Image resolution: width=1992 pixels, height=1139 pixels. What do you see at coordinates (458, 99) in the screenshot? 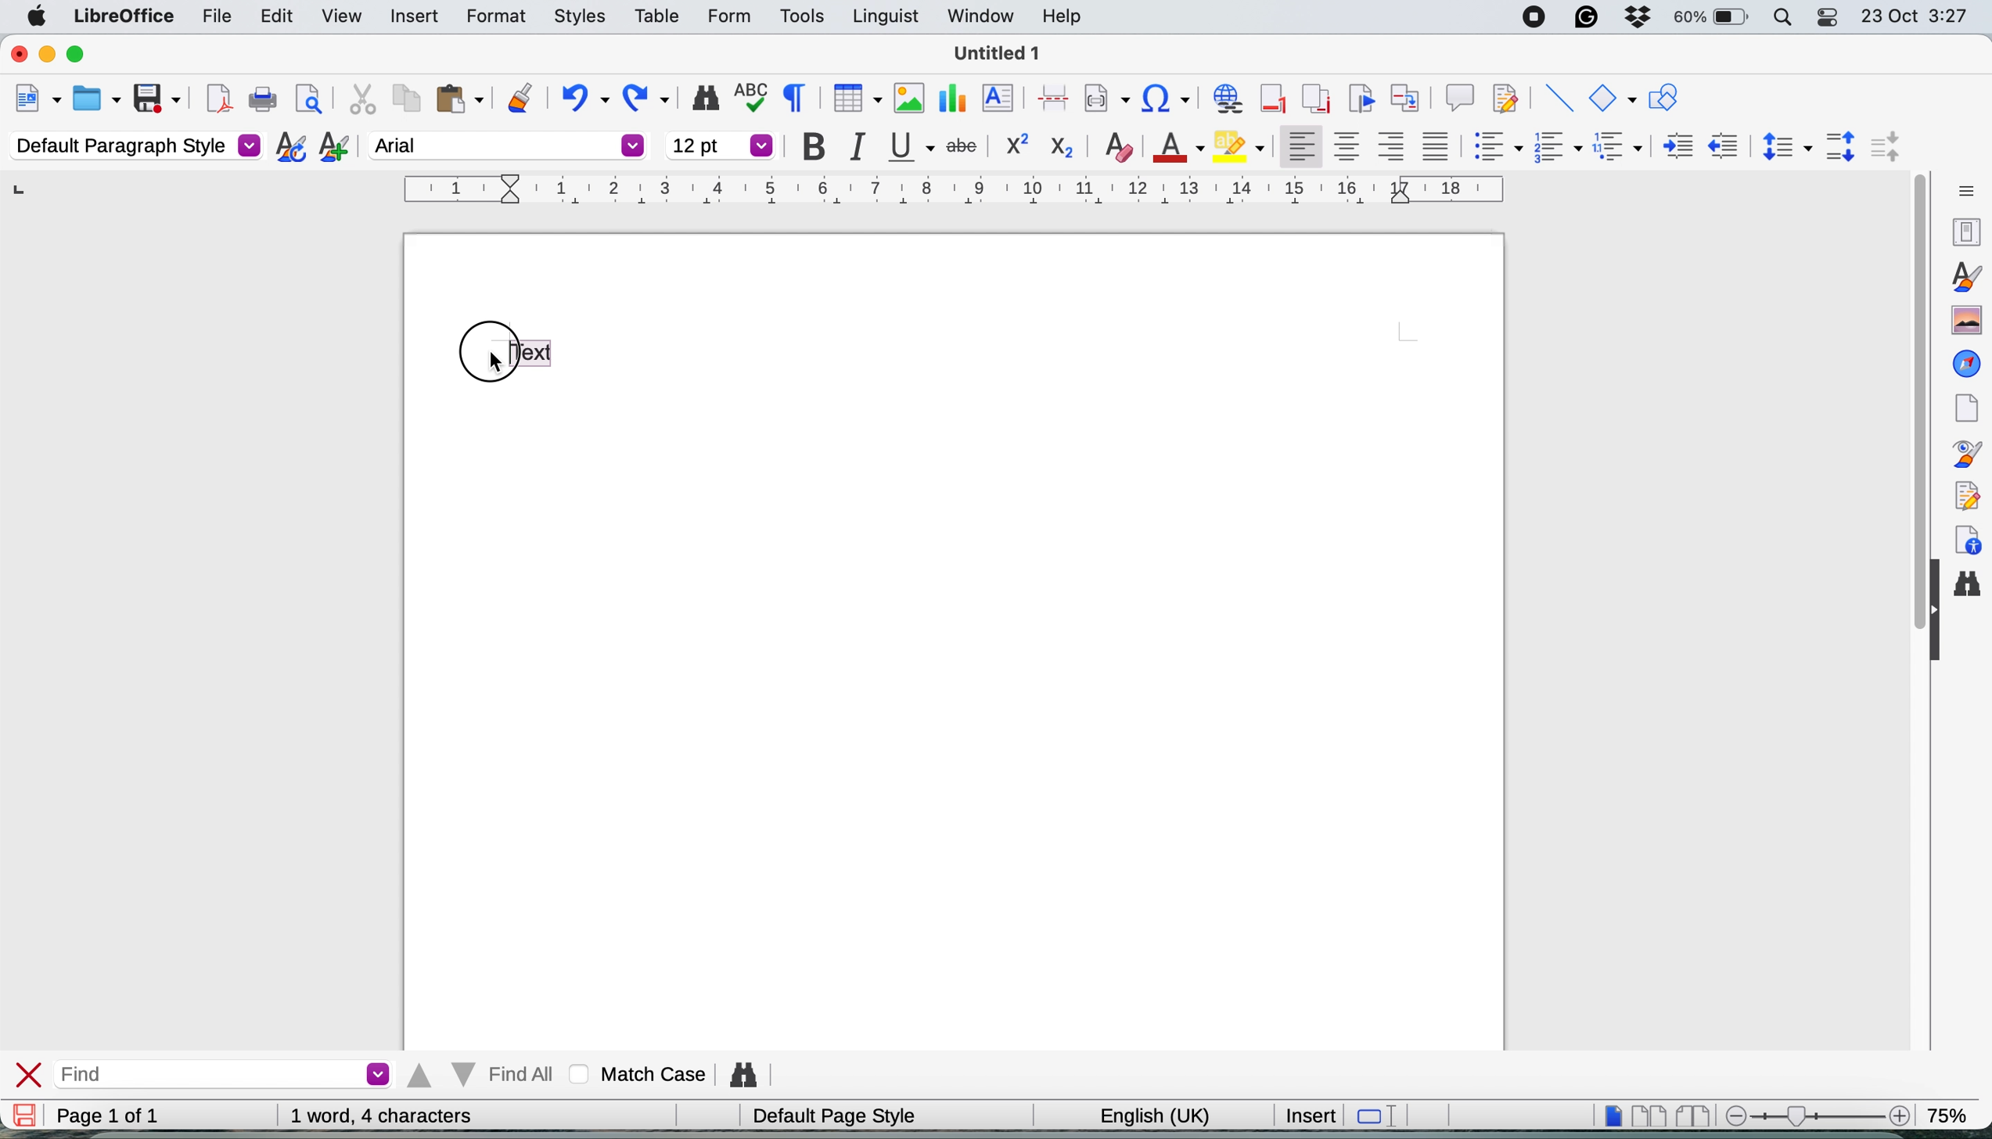
I see `paste` at bounding box center [458, 99].